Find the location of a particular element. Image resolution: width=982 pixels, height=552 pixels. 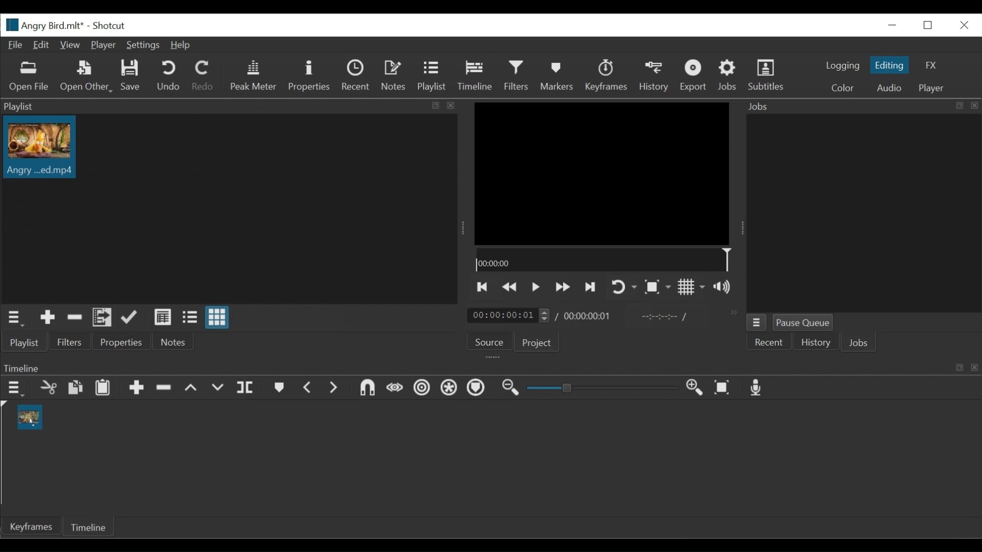

Zoom slider is located at coordinates (606, 387).